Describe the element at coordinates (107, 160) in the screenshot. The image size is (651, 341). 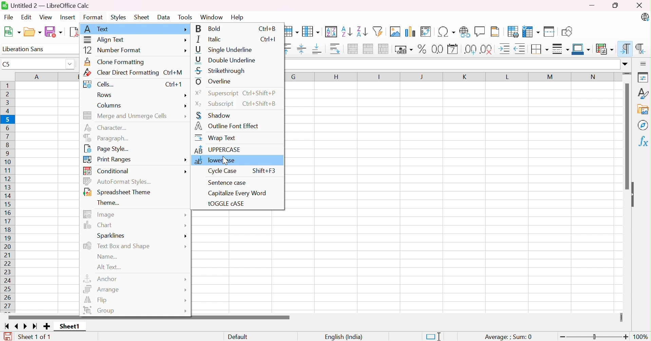
I see `Print Ranges` at that location.